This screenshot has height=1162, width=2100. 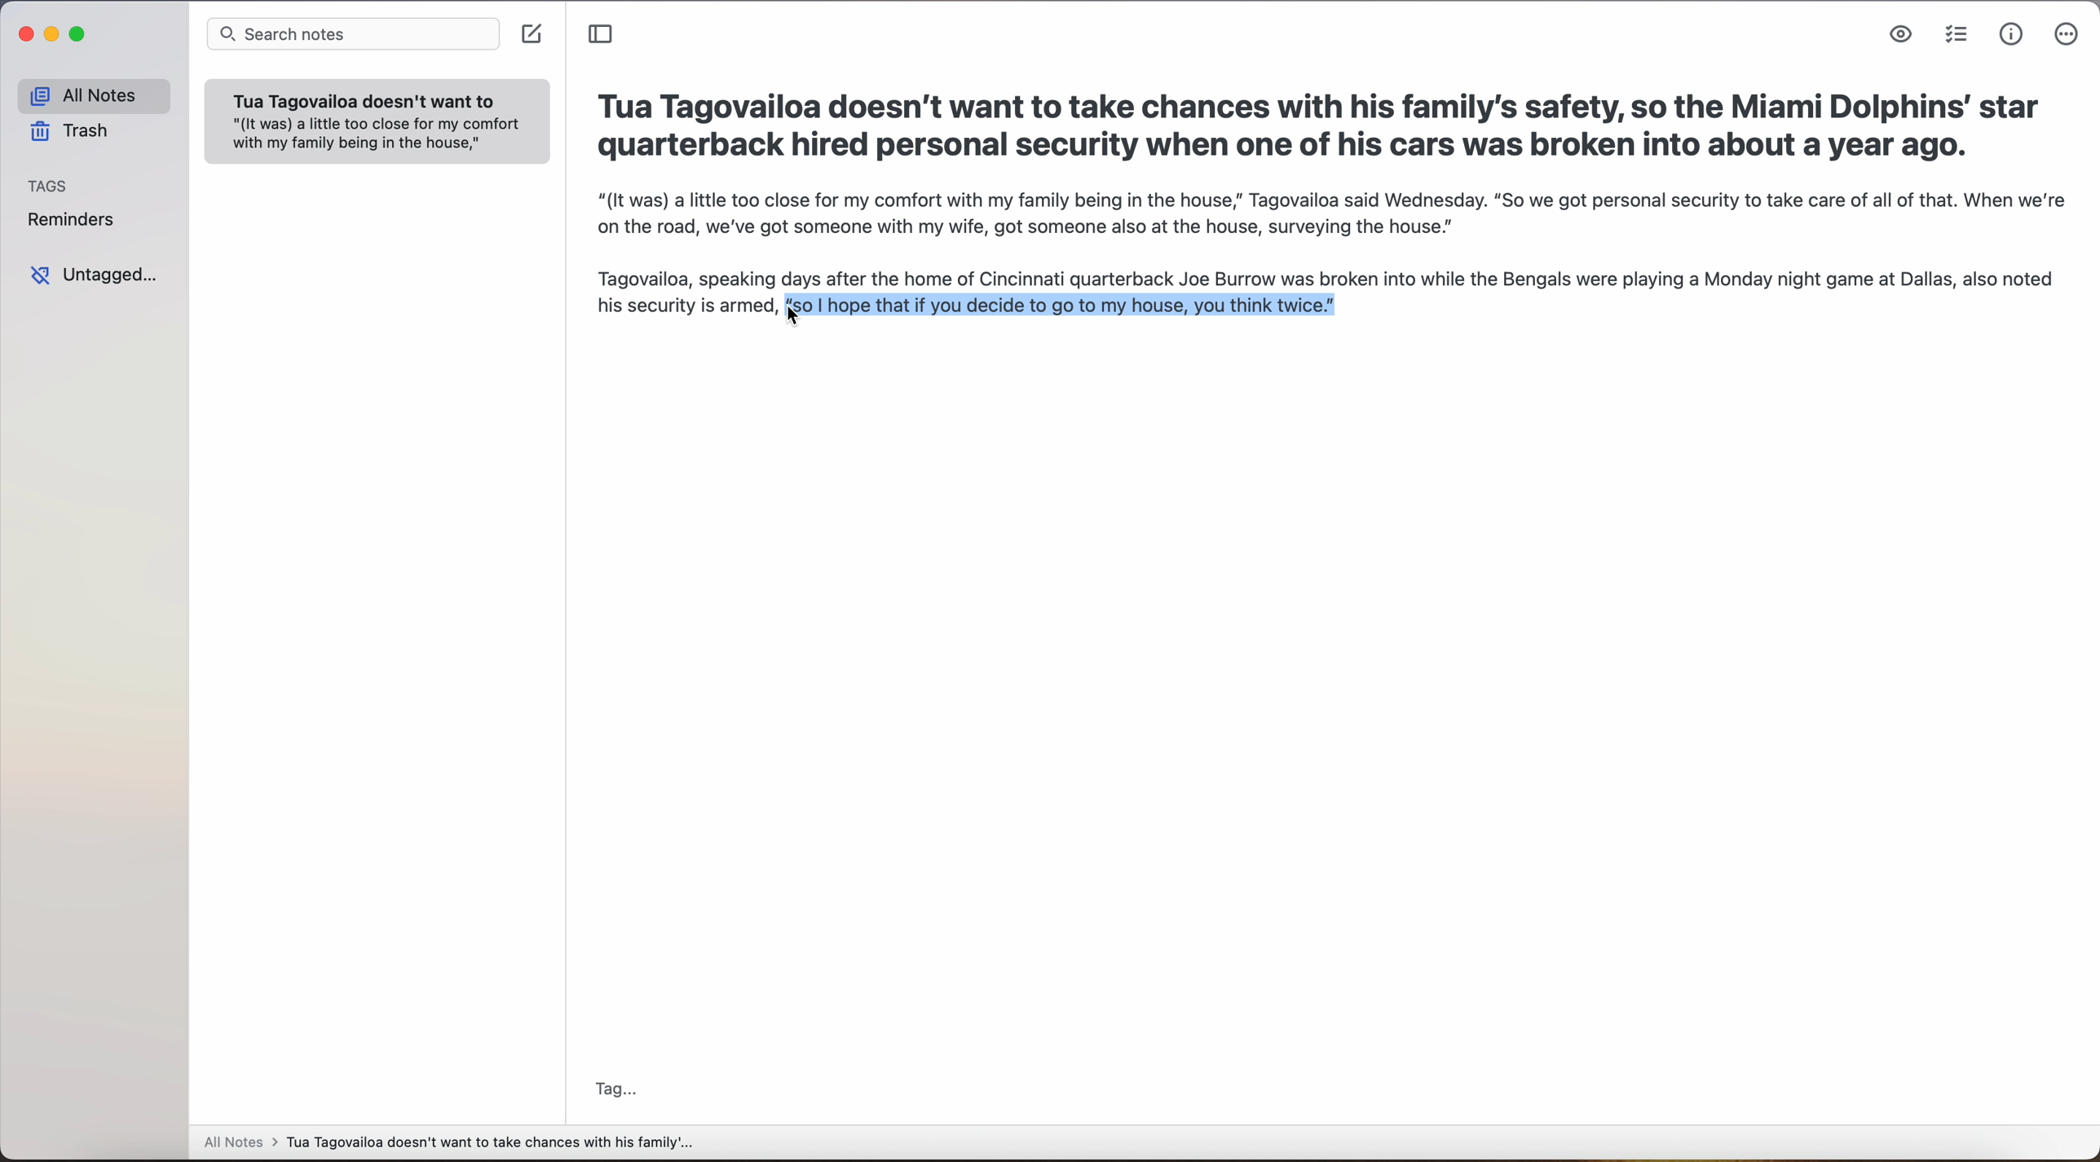 What do you see at coordinates (82, 35) in the screenshot?
I see `maximize` at bounding box center [82, 35].